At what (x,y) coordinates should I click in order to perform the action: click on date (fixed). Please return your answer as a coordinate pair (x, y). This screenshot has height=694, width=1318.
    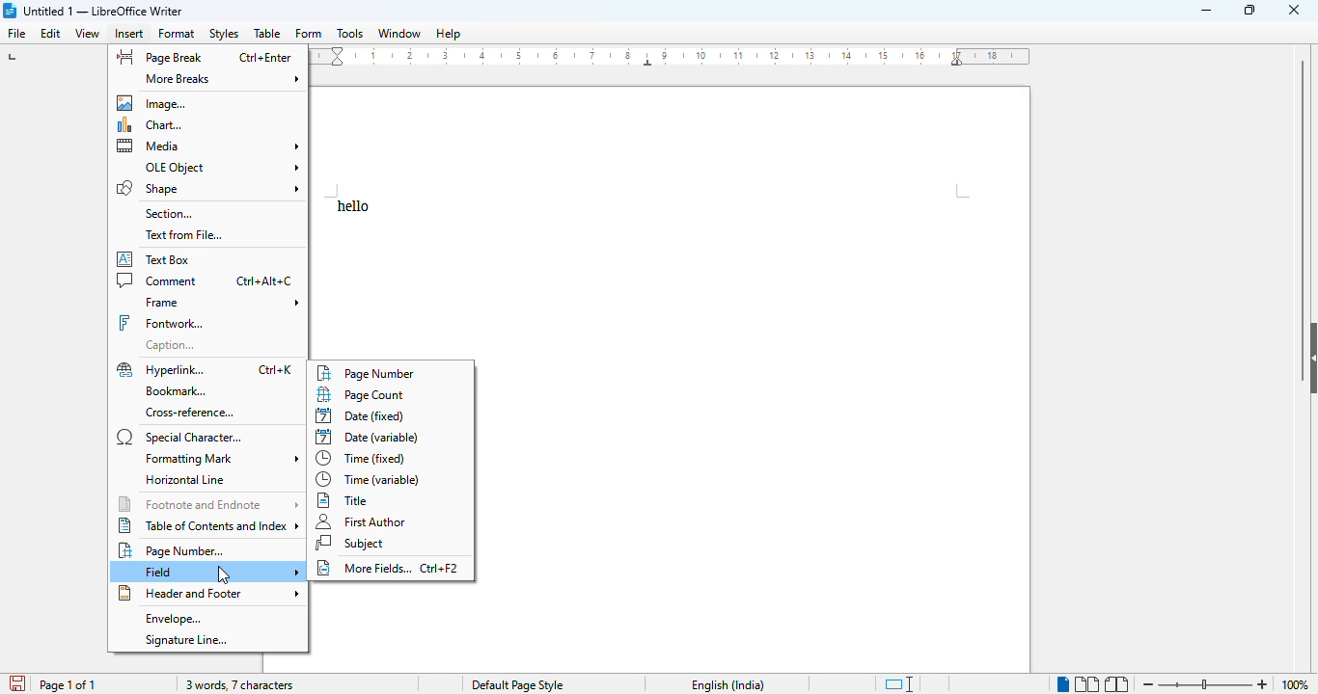
    Looking at the image, I should click on (360, 416).